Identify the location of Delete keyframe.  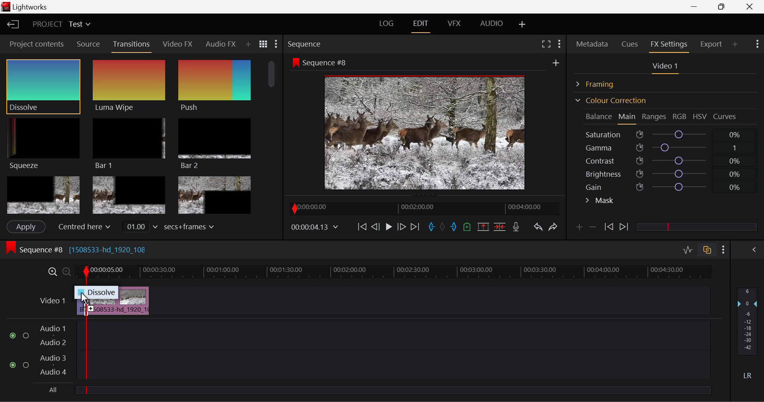
(592, 228).